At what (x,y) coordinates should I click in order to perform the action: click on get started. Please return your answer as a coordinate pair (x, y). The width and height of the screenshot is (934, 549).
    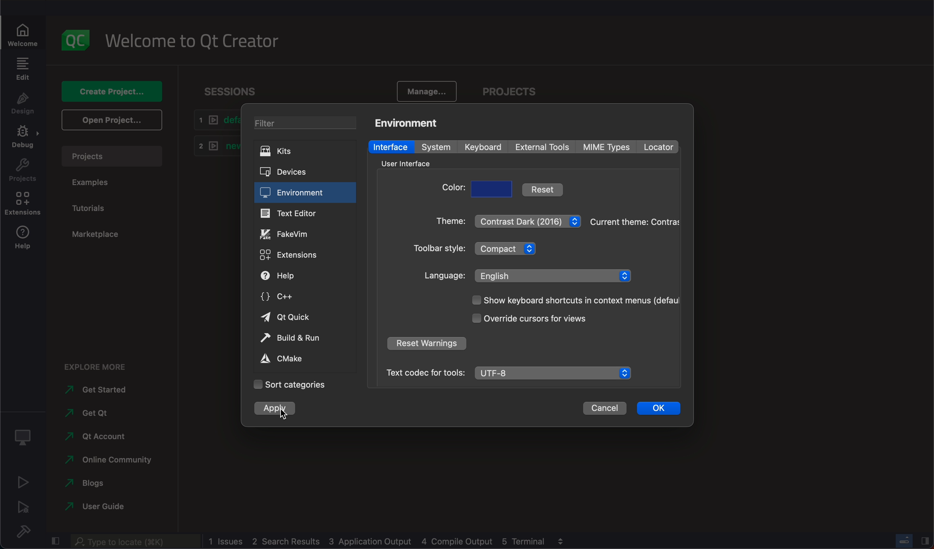
    Looking at the image, I should click on (95, 390).